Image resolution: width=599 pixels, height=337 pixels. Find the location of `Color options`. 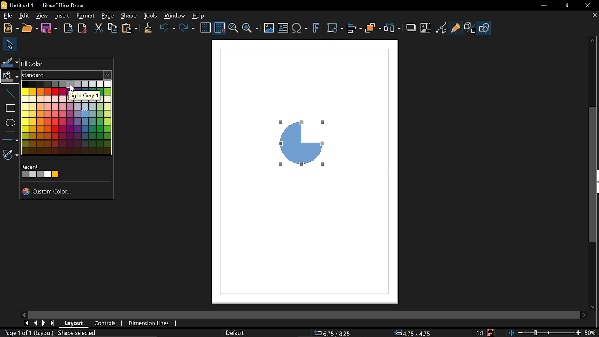

Color options is located at coordinates (68, 117).